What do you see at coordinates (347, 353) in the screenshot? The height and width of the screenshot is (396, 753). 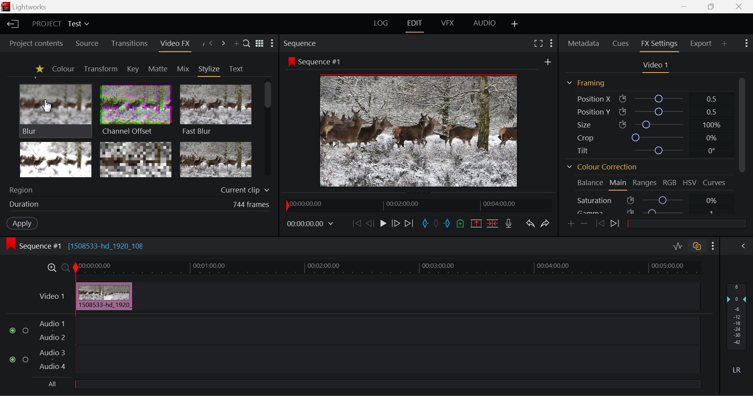 I see `Audio Input Field` at bounding box center [347, 353].